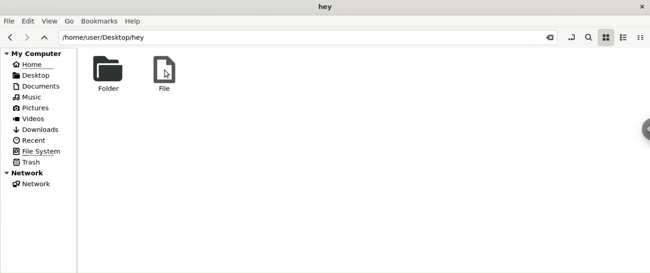 The height and width of the screenshot is (273, 650). Describe the element at coordinates (588, 37) in the screenshot. I see `search` at that location.